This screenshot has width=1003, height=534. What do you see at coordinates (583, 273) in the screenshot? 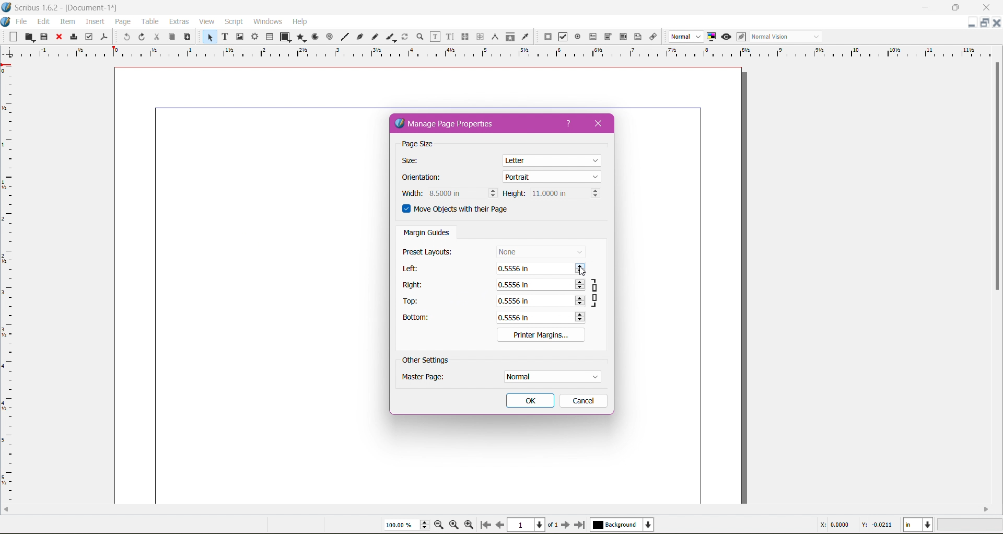
I see `Cursor` at bounding box center [583, 273].